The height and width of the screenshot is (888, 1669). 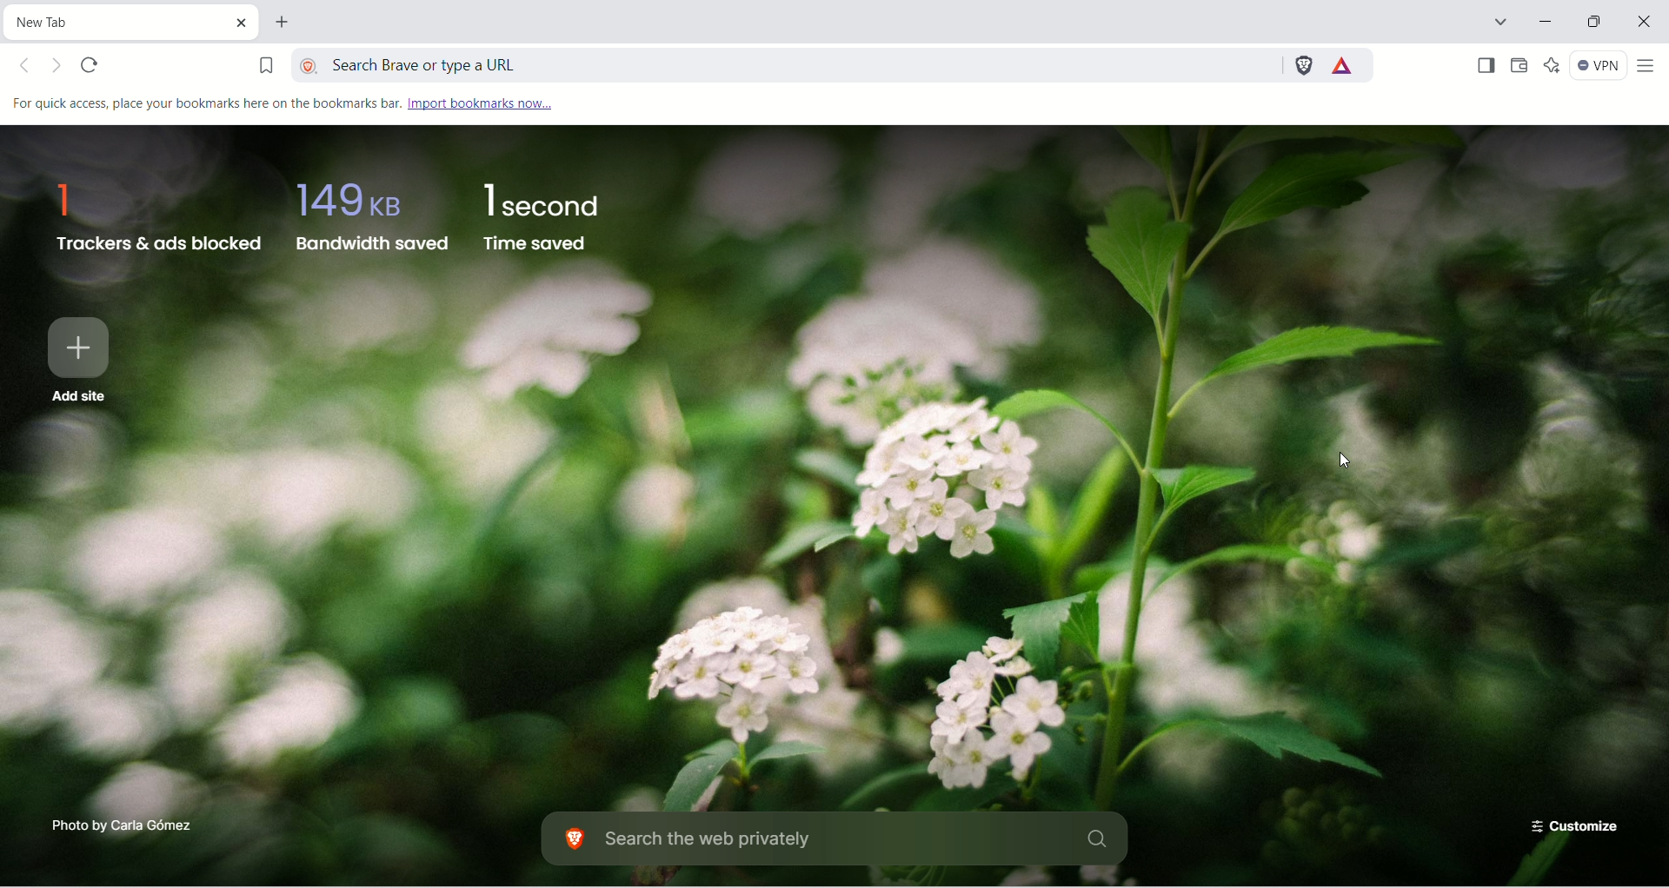 I want to click on customize, so click(x=1573, y=826).